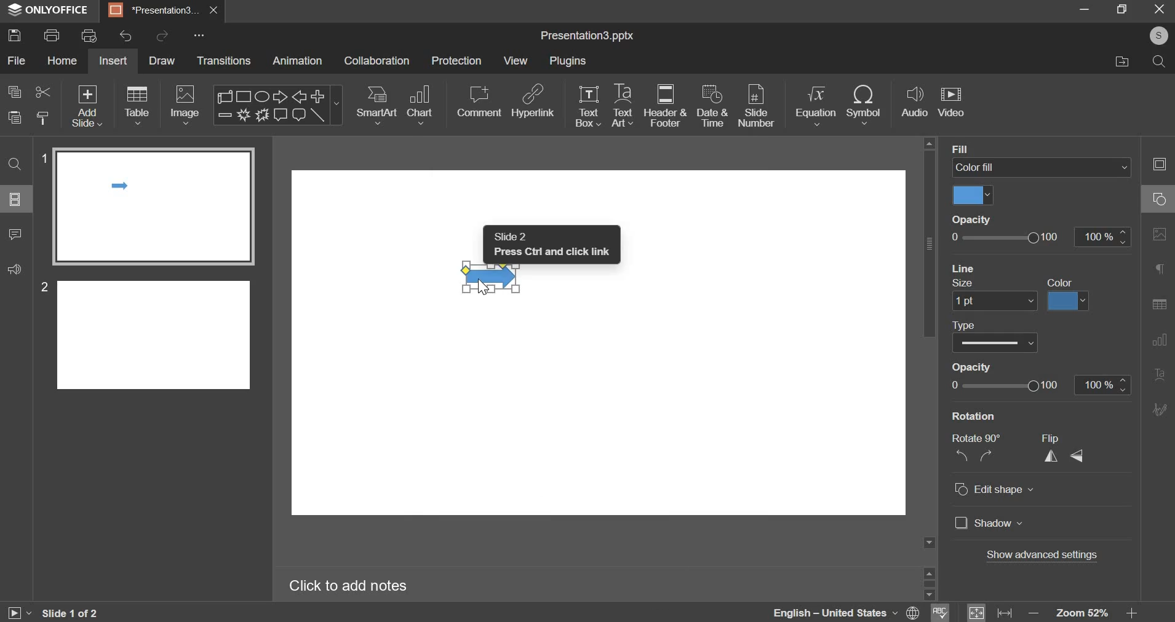 This screenshot has height=622, width=1175. Describe the element at coordinates (1120, 62) in the screenshot. I see `file location` at that location.